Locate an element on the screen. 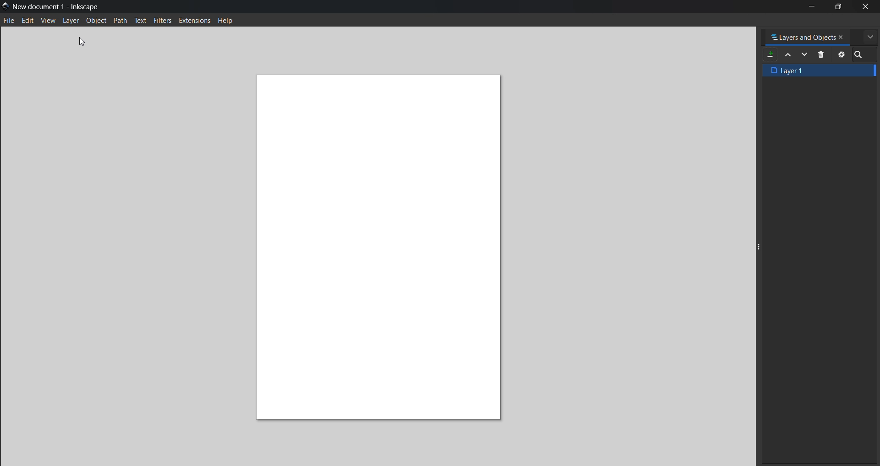 The width and height of the screenshot is (880, 466). canvas is located at coordinates (380, 249).